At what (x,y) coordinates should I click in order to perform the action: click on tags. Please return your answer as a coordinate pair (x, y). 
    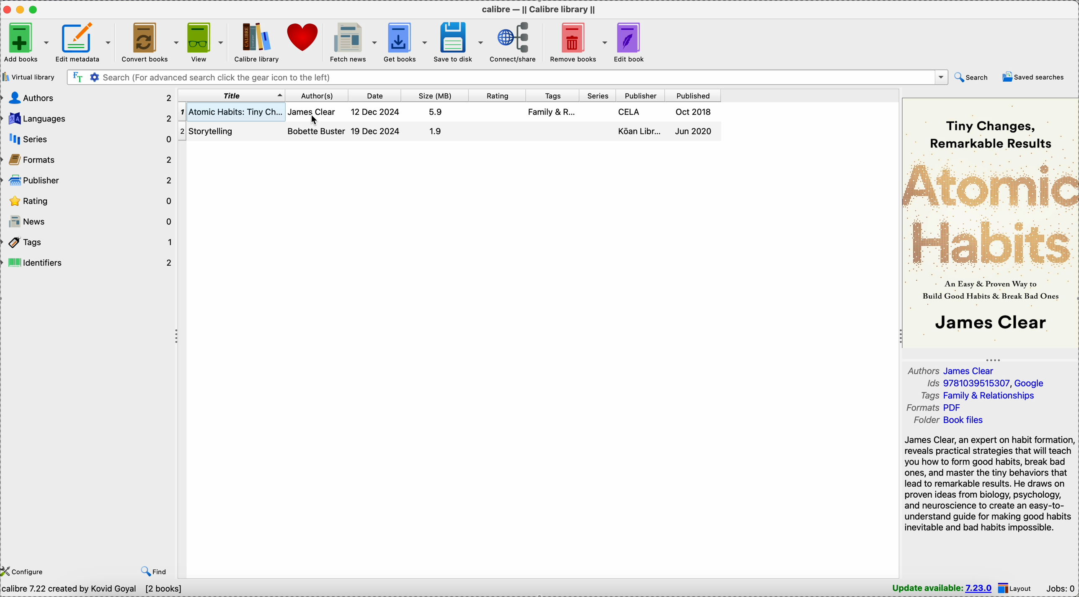
    Looking at the image, I should click on (554, 95).